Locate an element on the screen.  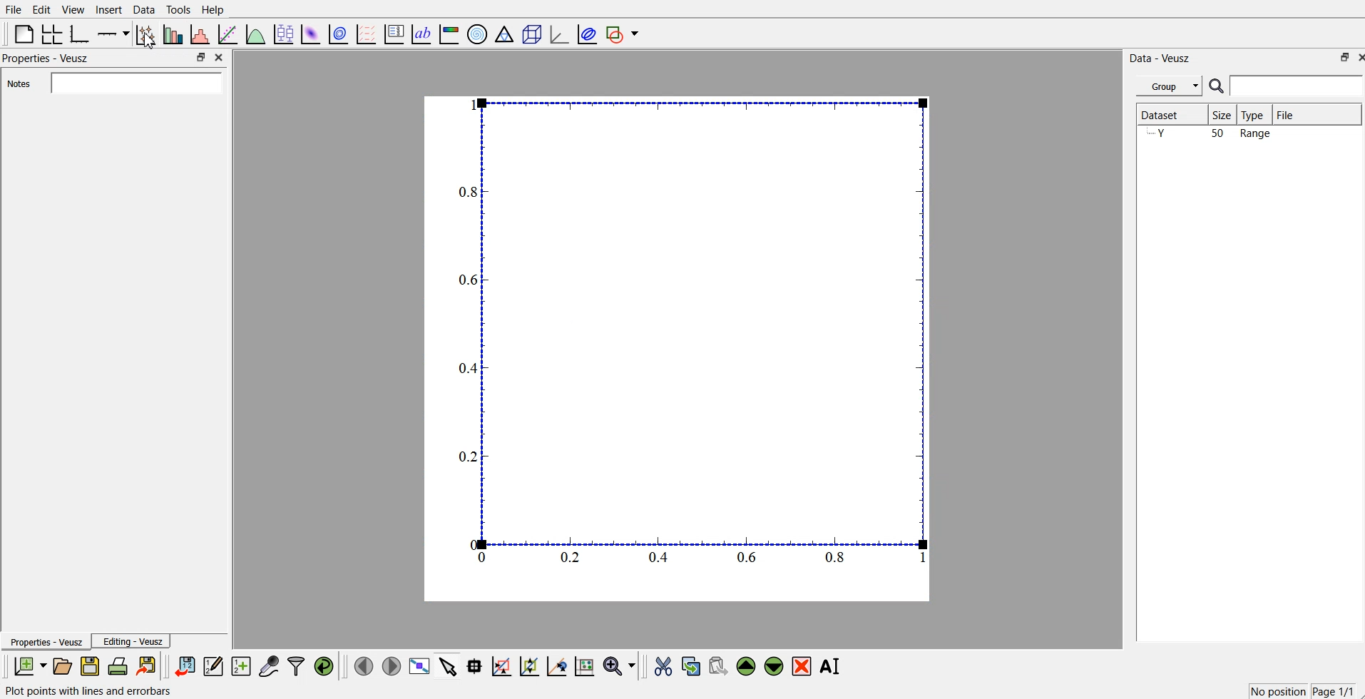
plot key is located at coordinates (394, 33).